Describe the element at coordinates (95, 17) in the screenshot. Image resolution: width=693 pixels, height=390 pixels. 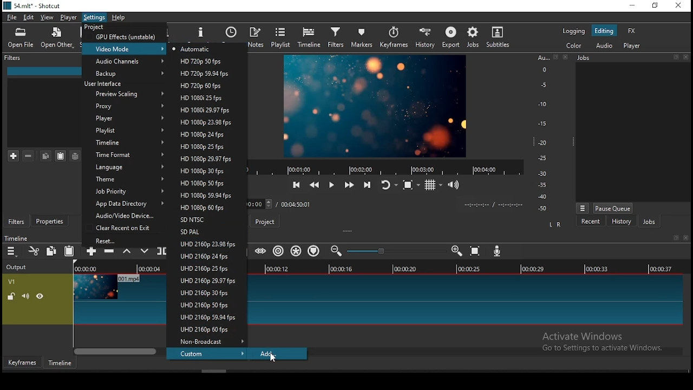
I see `settings` at that location.